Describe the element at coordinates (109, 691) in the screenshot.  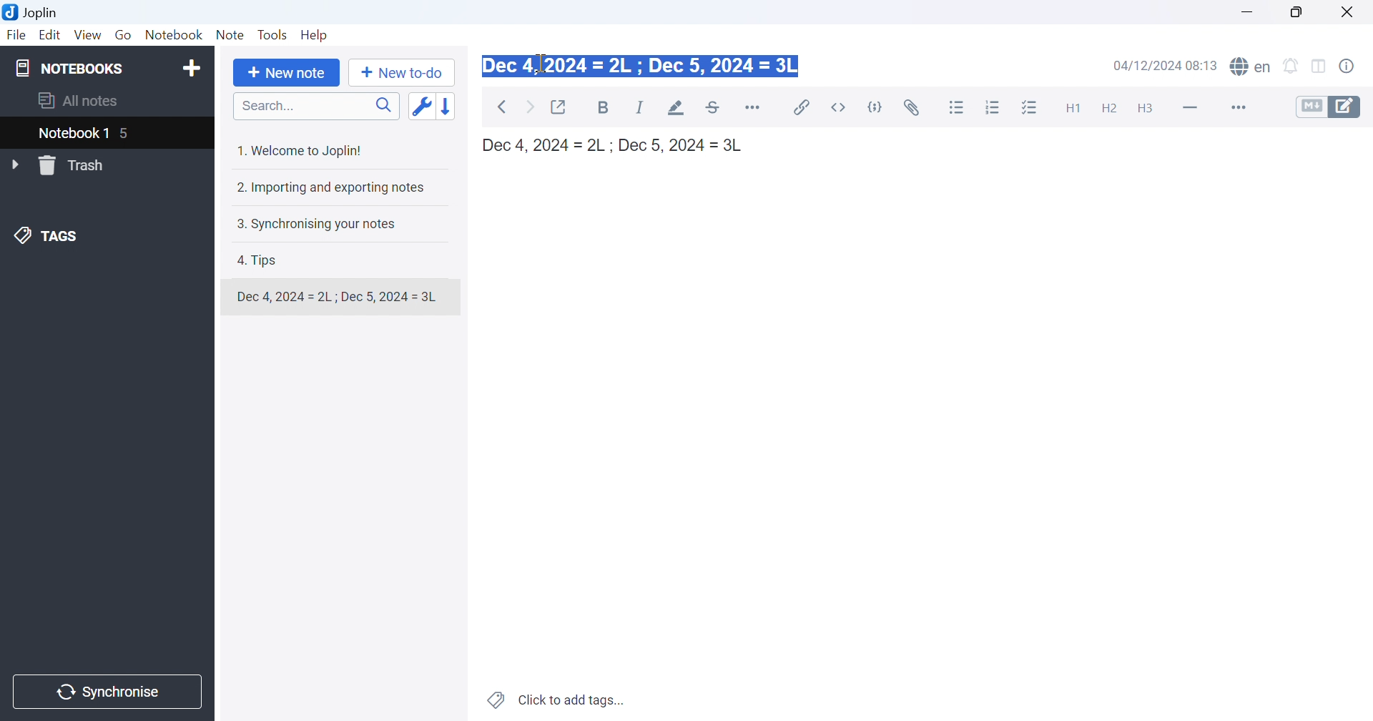
I see `Synchronise` at that location.